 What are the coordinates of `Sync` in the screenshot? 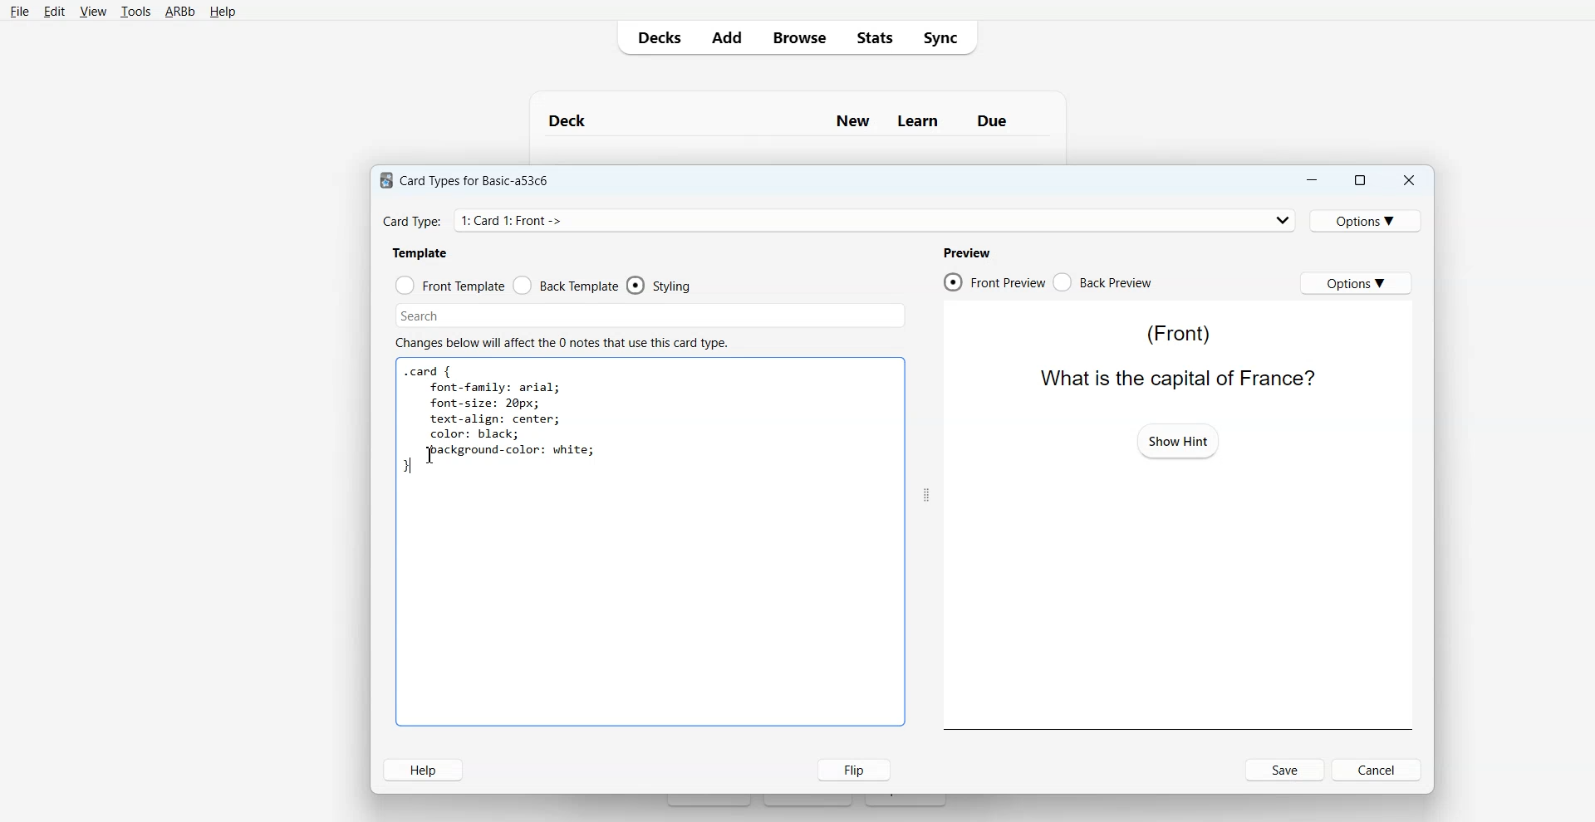 It's located at (945, 37).